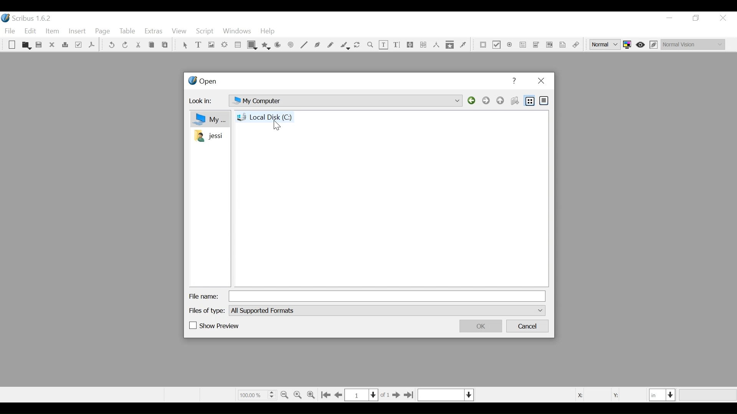 This screenshot has width=737, height=414. I want to click on Spiral , so click(290, 46).